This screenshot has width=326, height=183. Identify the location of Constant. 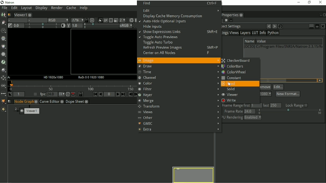
(232, 78).